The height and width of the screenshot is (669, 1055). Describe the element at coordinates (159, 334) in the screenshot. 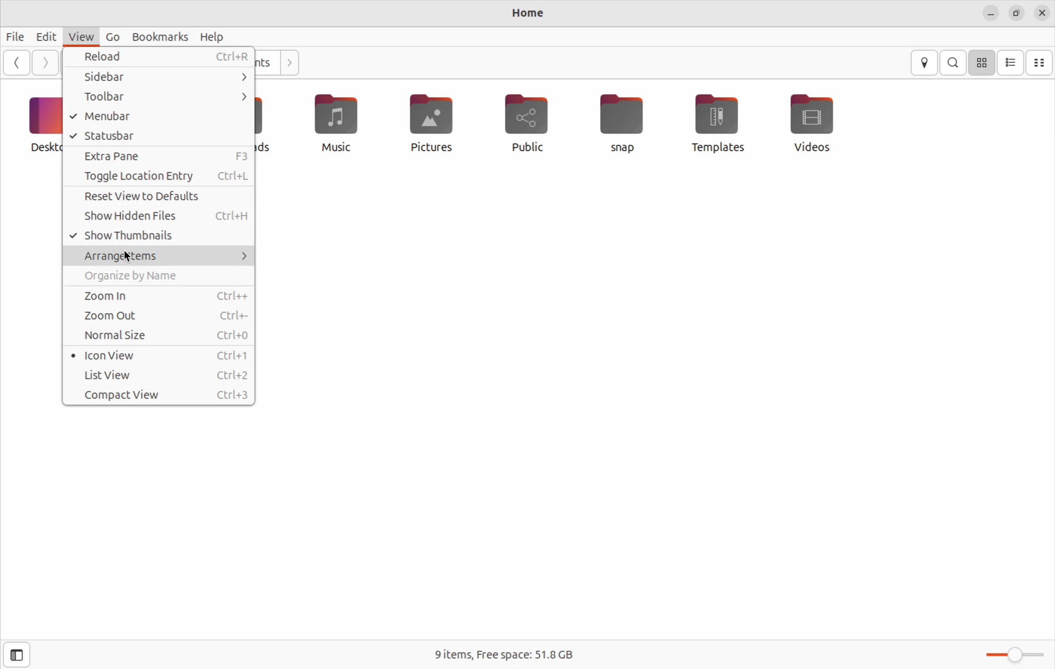

I see `normal size` at that location.